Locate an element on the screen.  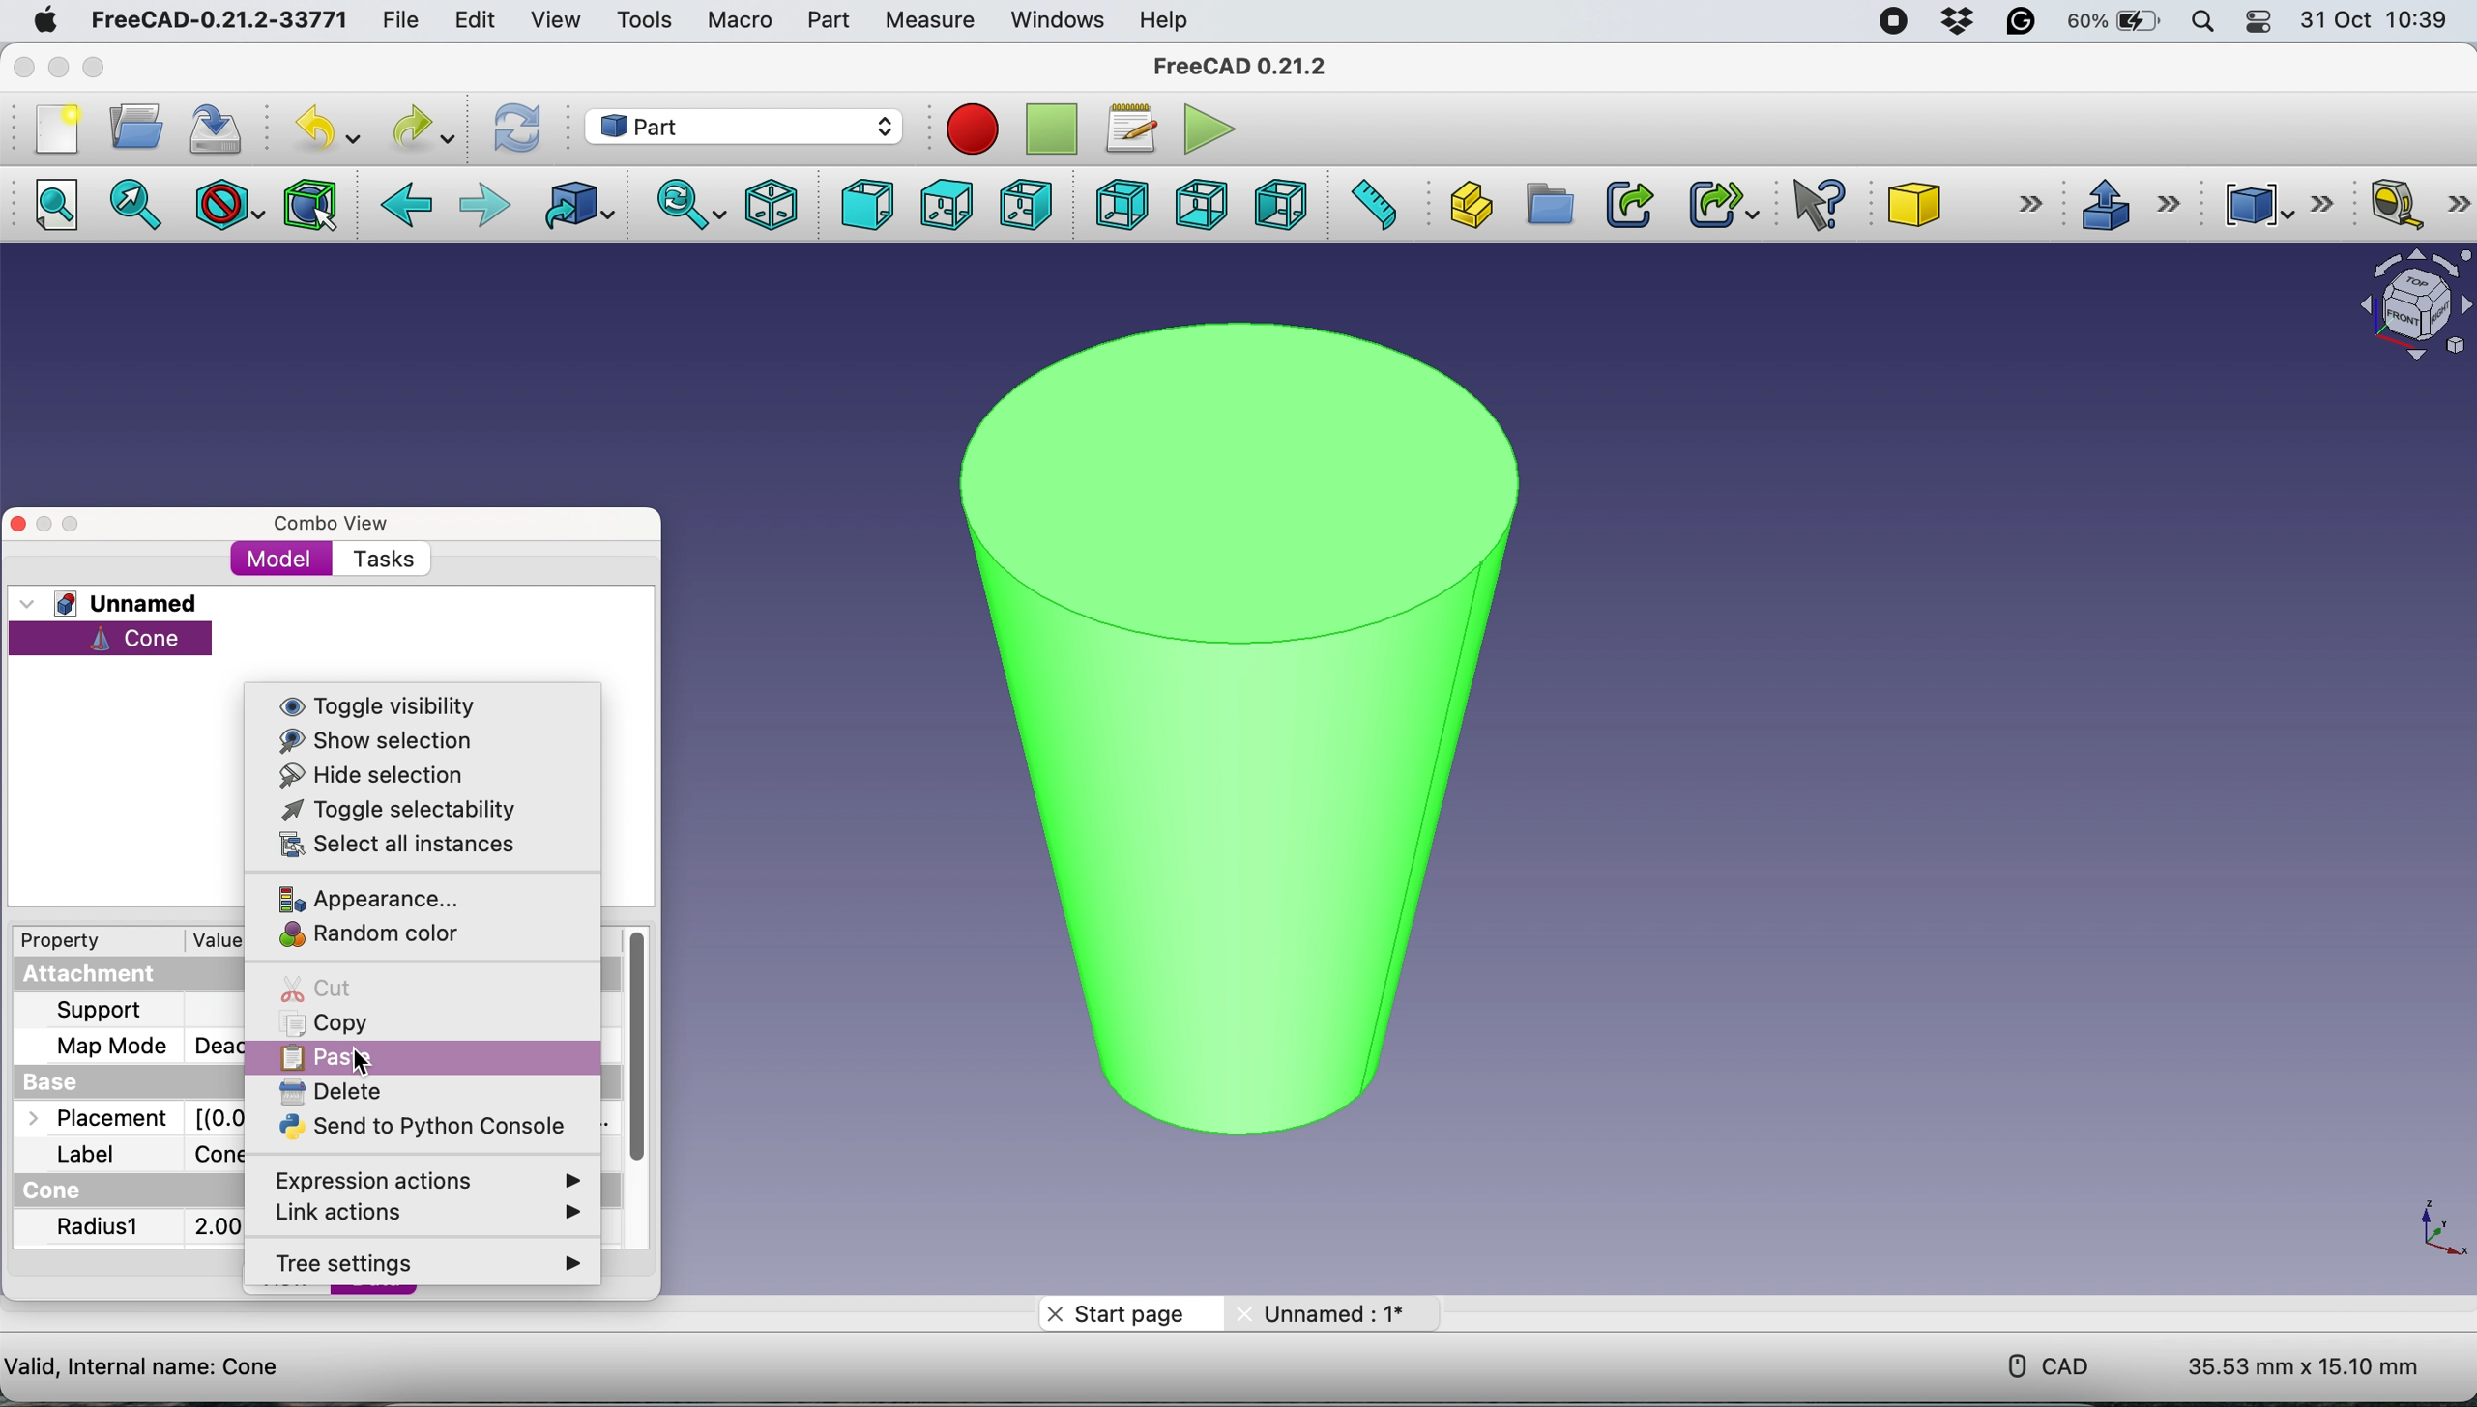
maximise is located at coordinates (129, 67).